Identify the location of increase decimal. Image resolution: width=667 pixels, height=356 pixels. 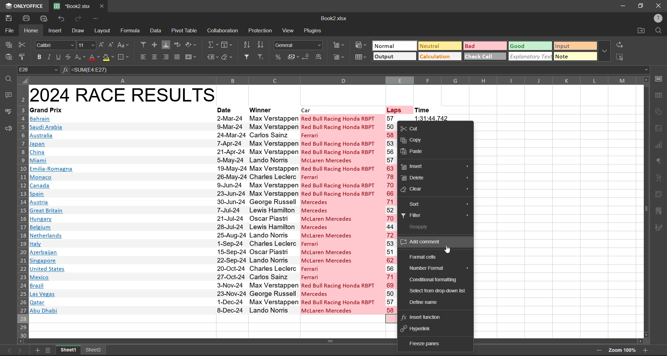
(321, 56).